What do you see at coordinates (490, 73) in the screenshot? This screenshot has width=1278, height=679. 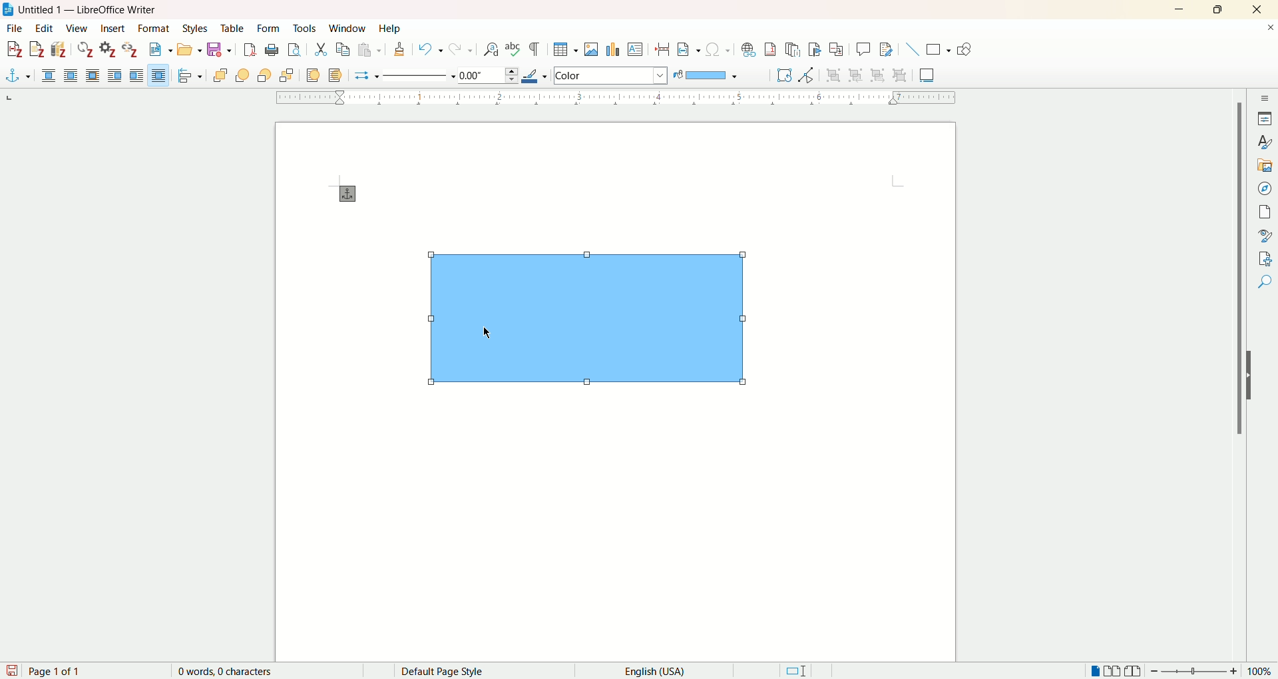 I see `line thickness` at bounding box center [490, 73].